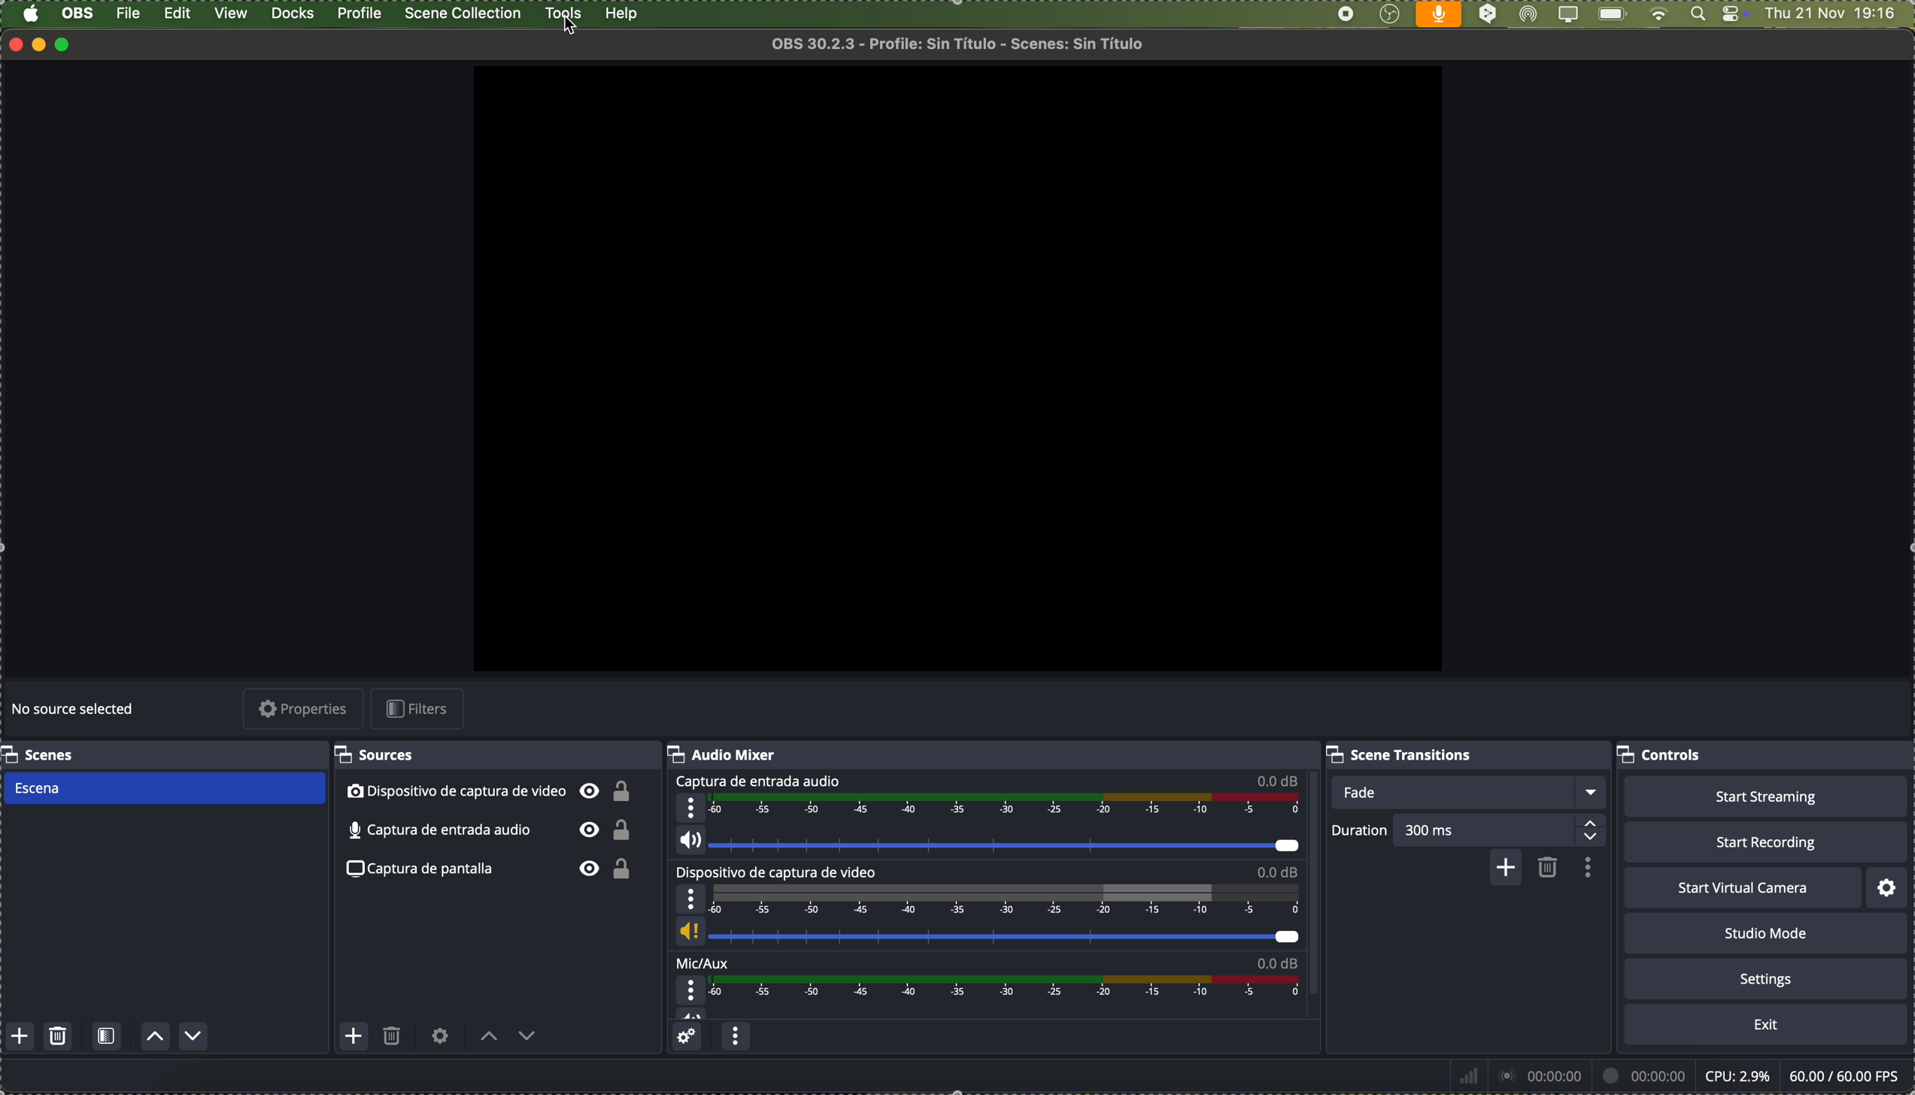 Image resolution: width=1915 pixels, height=1095 pixels. I want to click on click on tools, so click(566, 11).